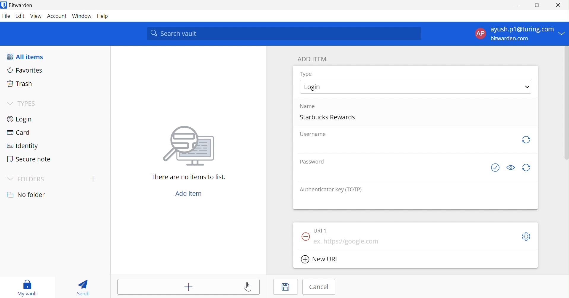  Describe the element at coordinates (313, 60) in the screenshot. I see `ADD ITEM` at that location.